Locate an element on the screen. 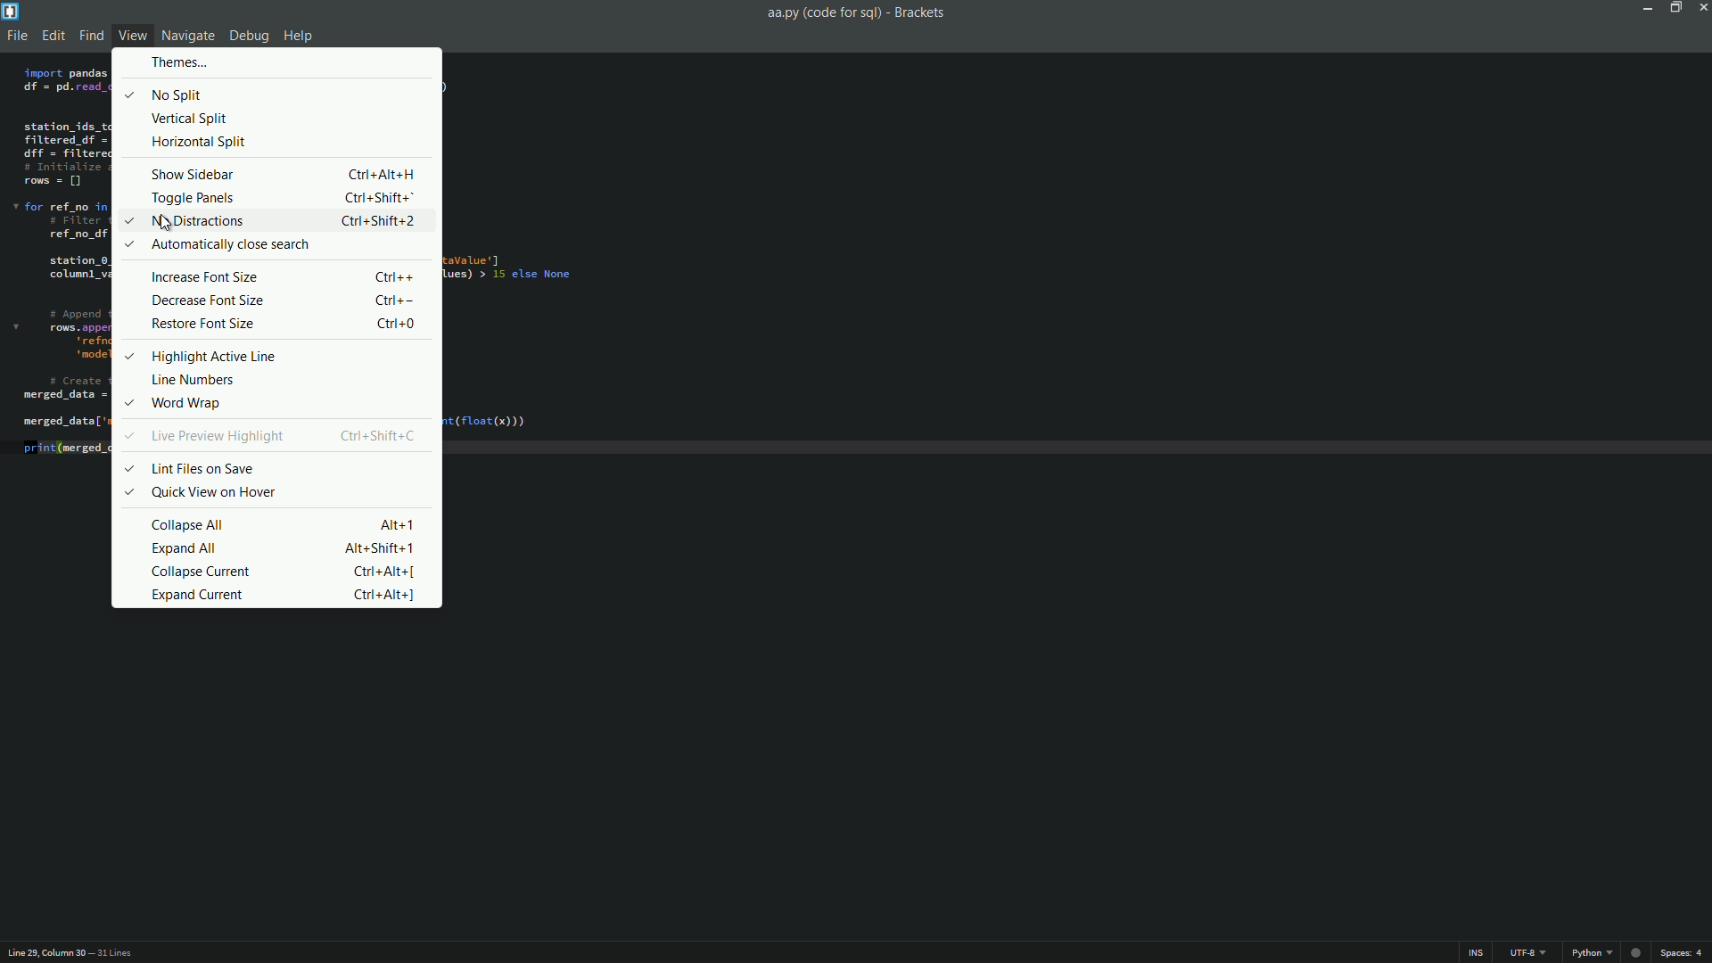 Image resolution: width=1712 pixels, height=963 pixels. file format button is located at coordinates (1592, 951).